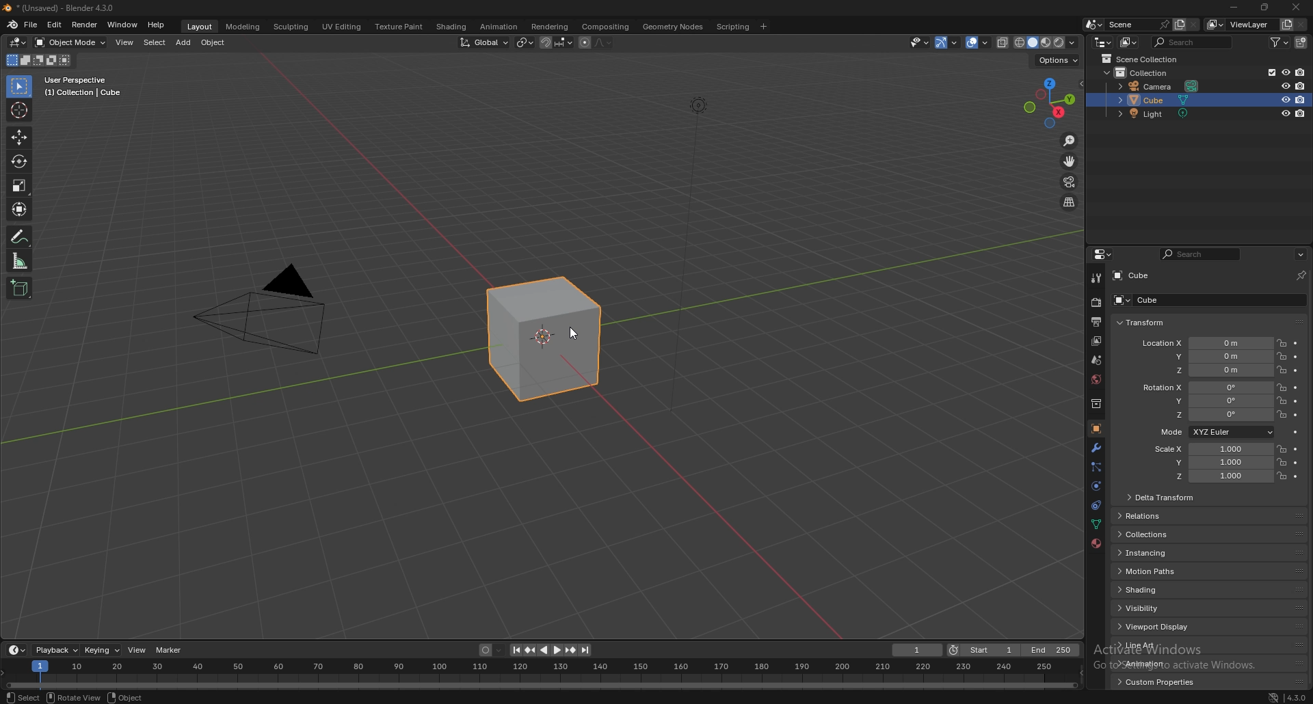 This screenshot has height=704, width=1313. Describe the element at coordinates (1240, 25) in the screenshot. I see `view layer` at that location.